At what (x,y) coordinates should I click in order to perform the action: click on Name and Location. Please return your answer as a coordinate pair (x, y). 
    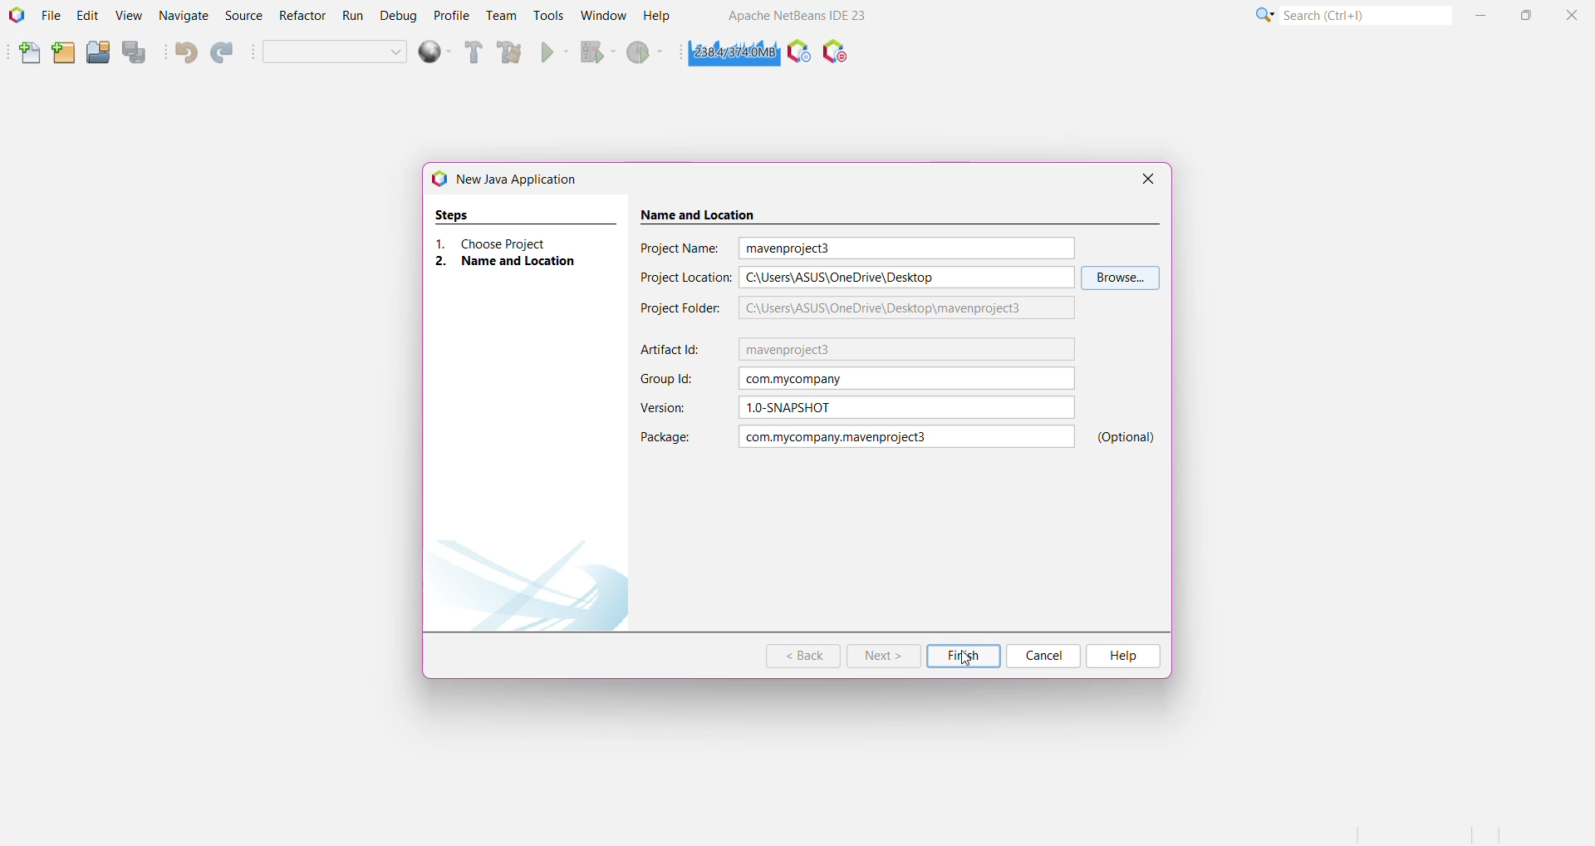
    Looking at the image, I should click on (514, 263).